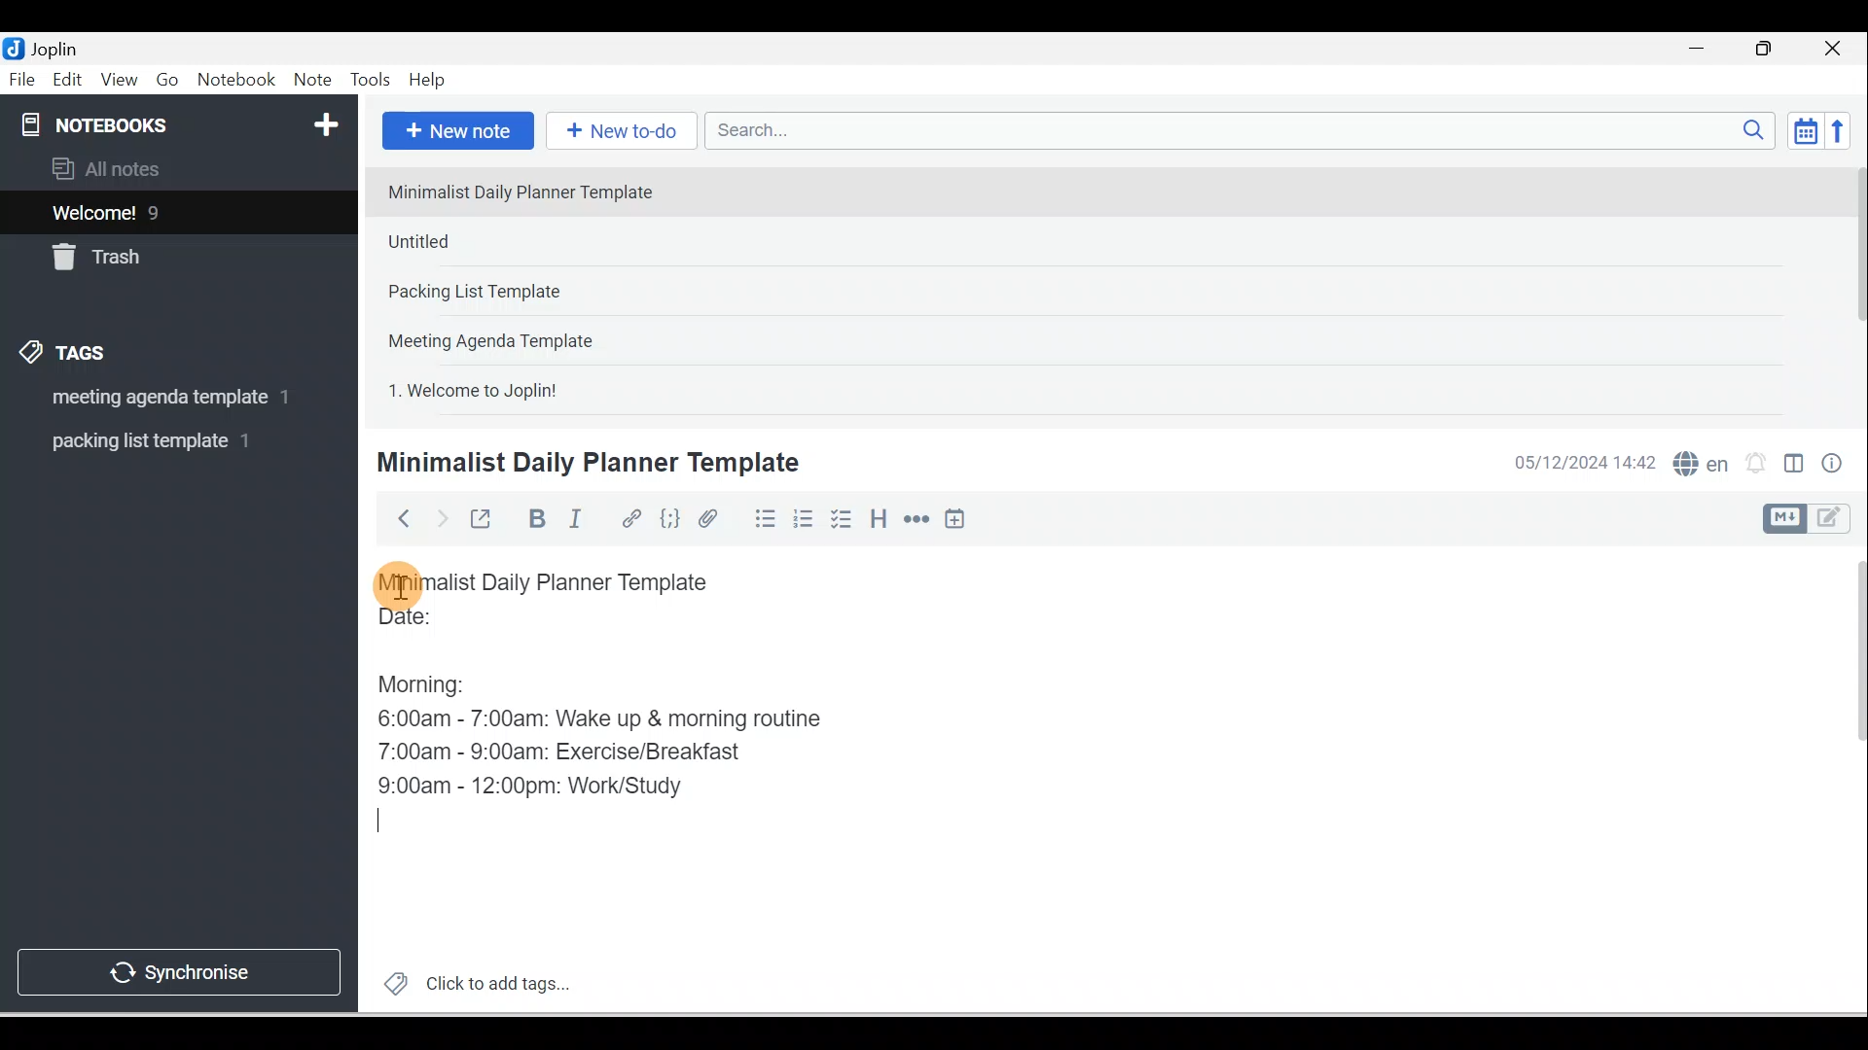  What do you see at coordinates (1838, 49) in the screenshot?
I see `Close` at bounding box center [1838, 49].